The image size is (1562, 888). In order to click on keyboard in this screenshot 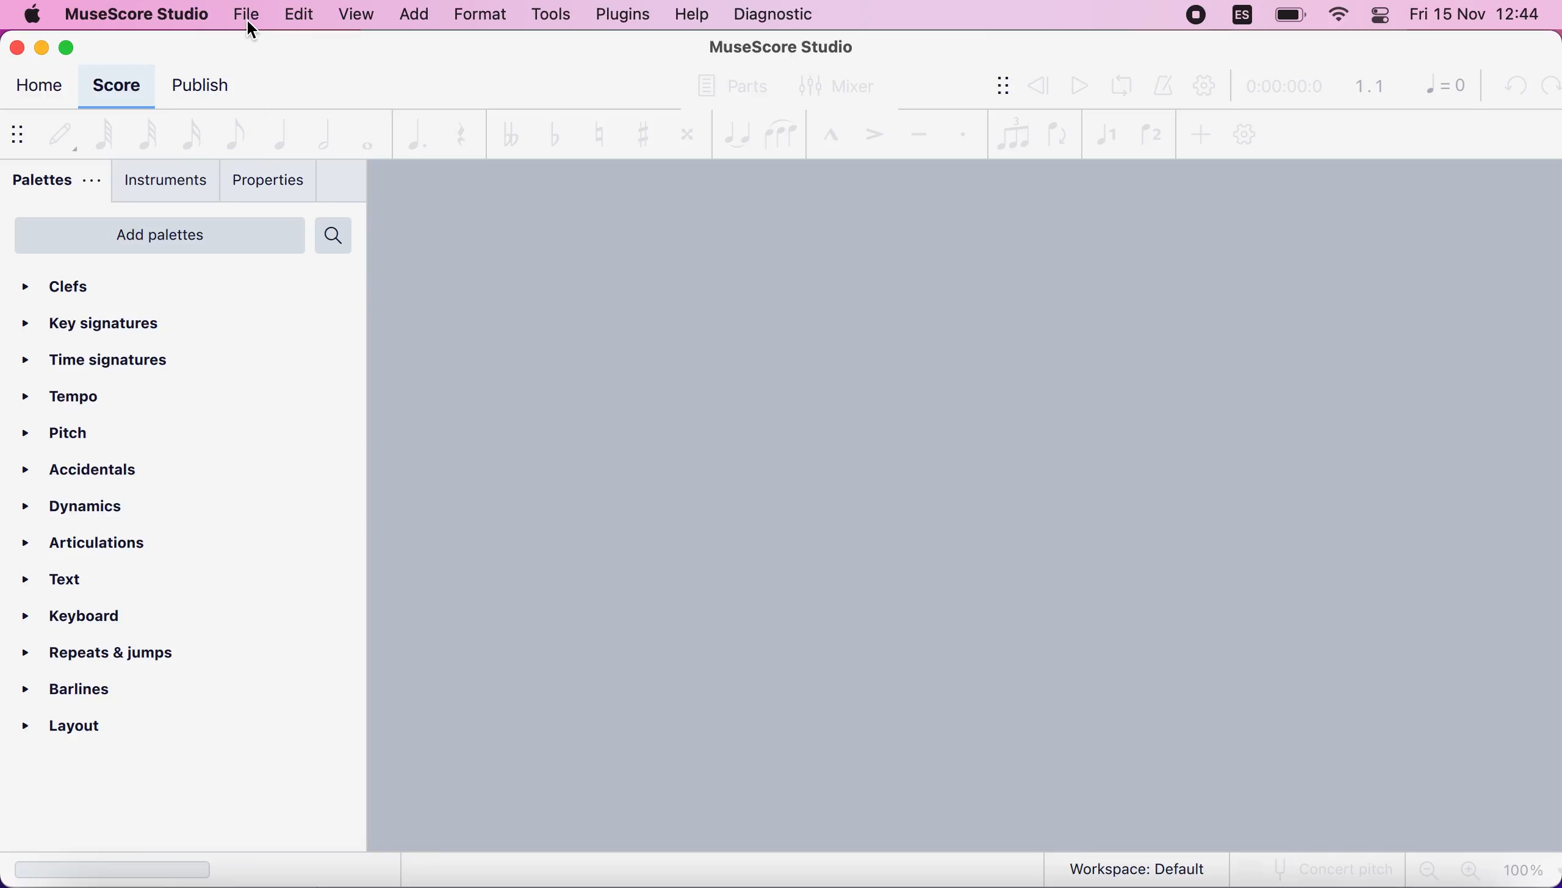, I will do `click(82, 619)`.